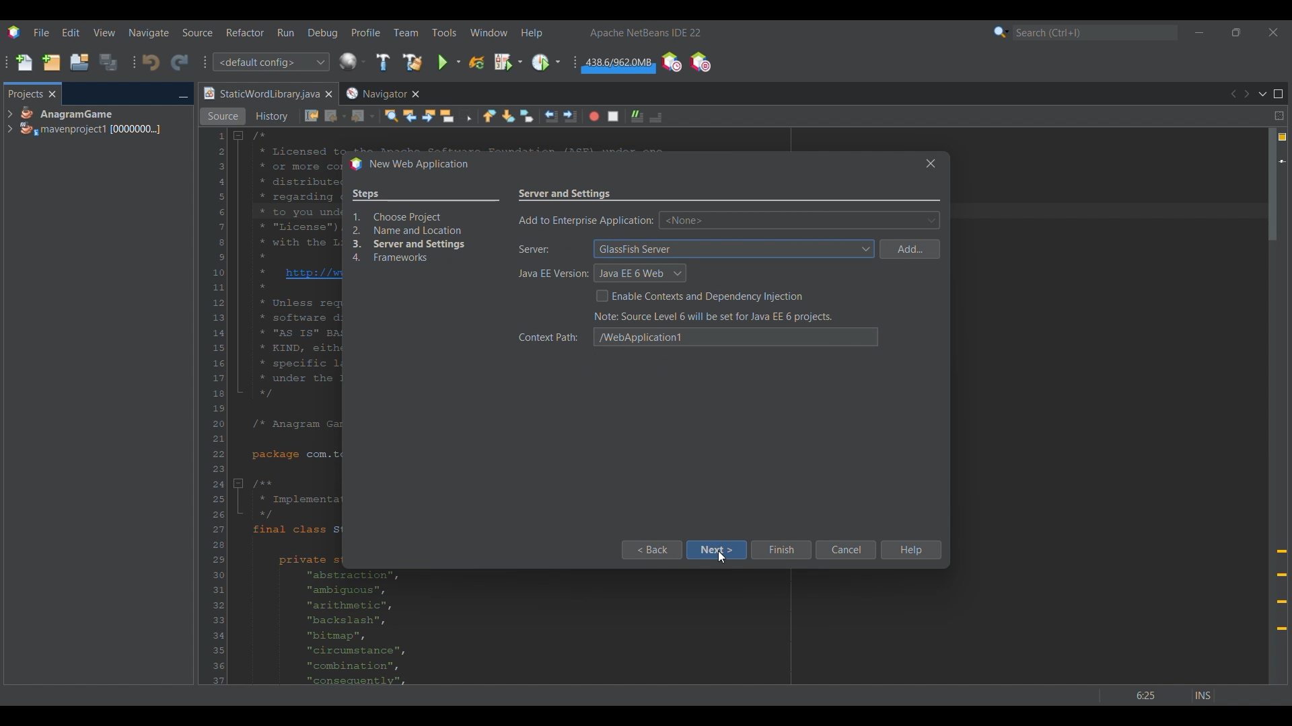  Describe the element at coordinates (285, 32) in the screenshot. I see `Run menu` at that location.